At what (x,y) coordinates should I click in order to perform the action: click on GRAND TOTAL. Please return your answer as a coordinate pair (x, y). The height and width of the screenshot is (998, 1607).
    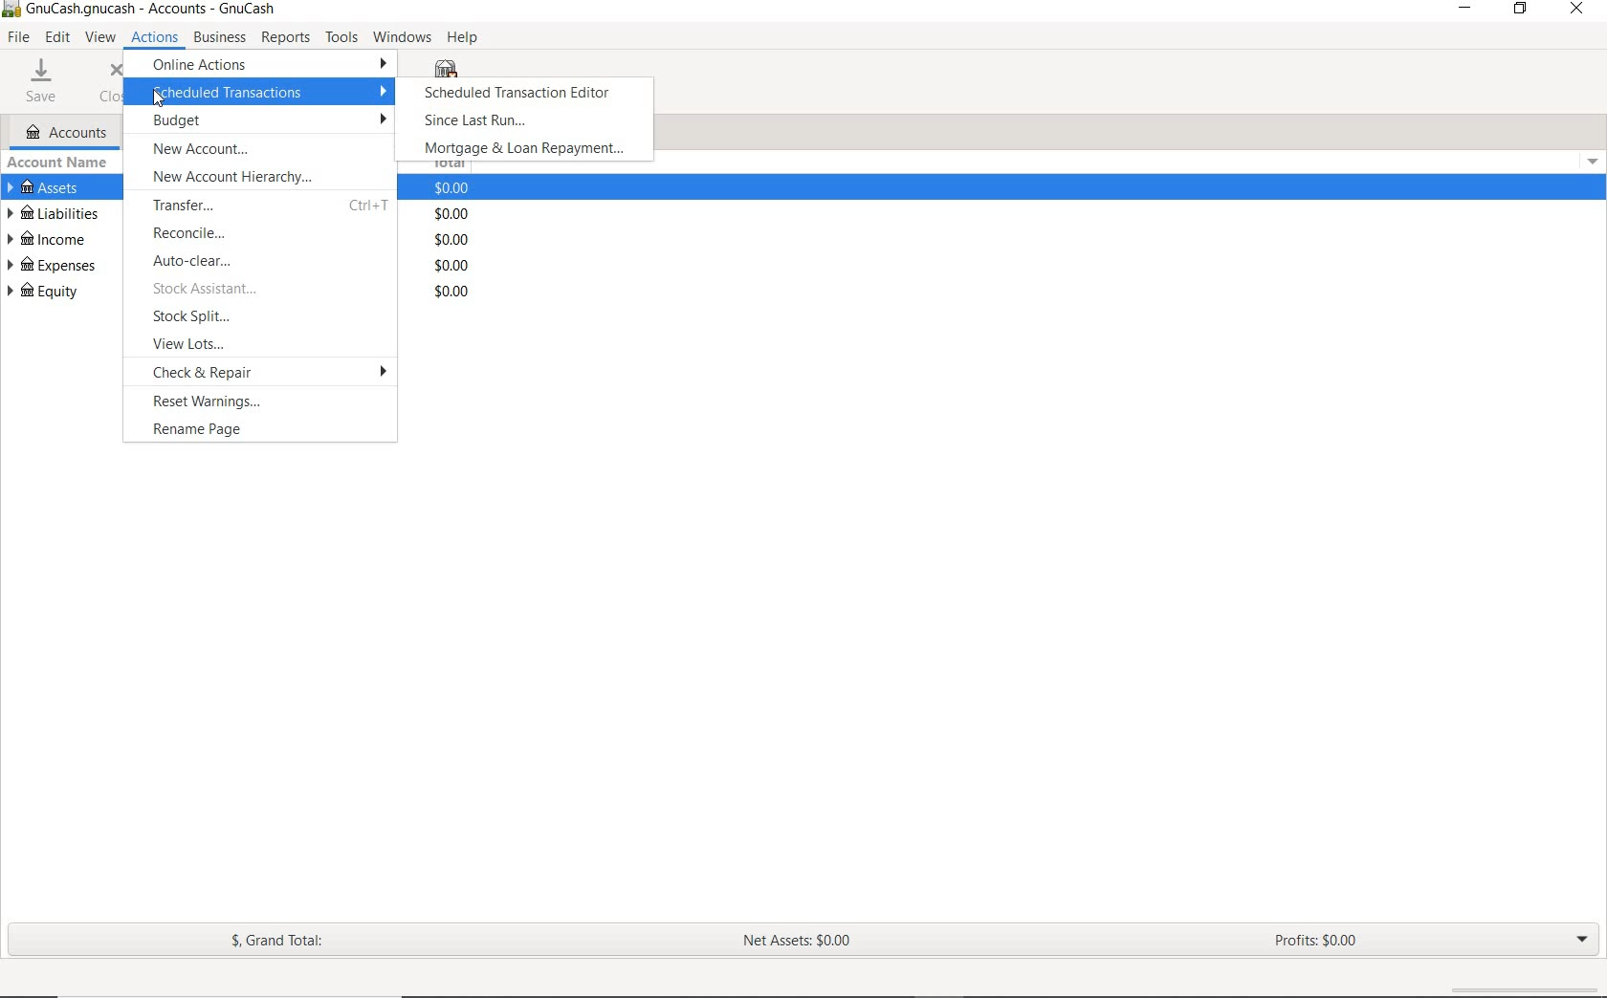
    Looking at the image, I should click on (278, 941).